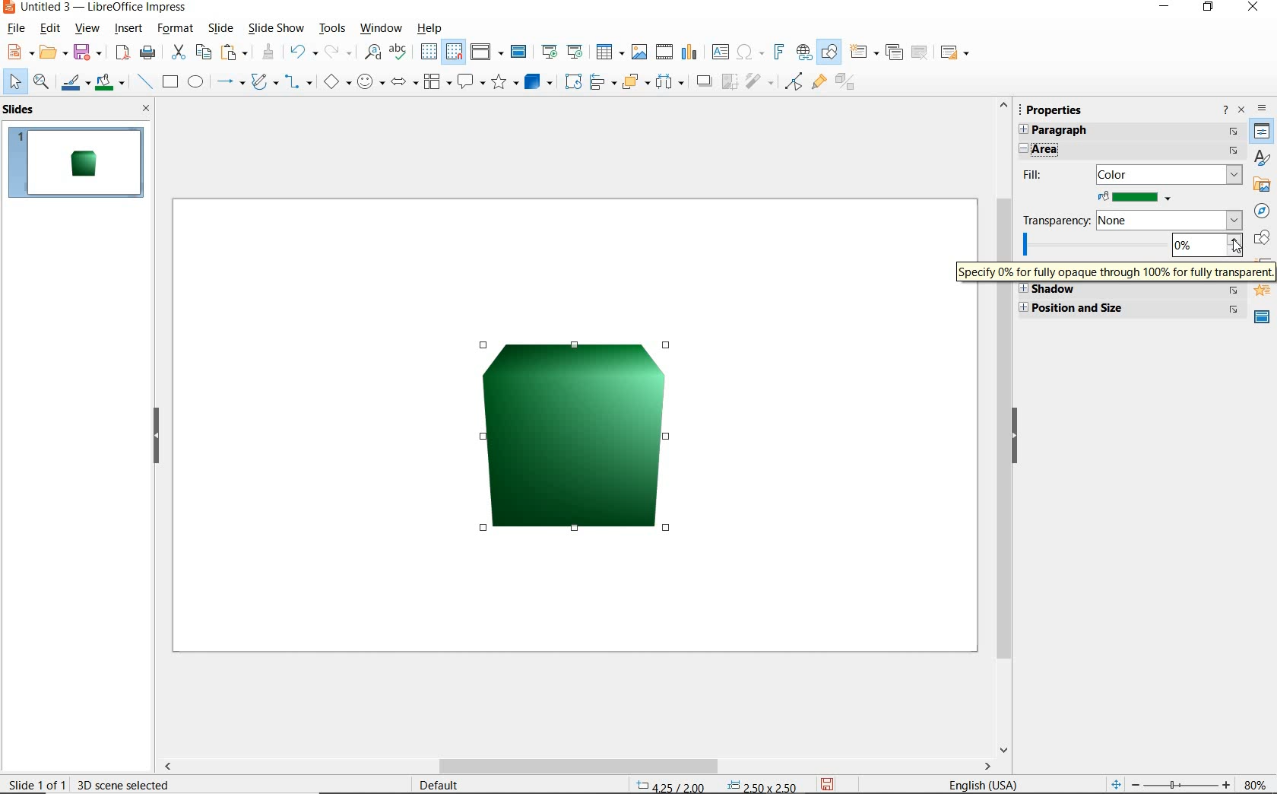  Describe the element at coordinates (74, 84) in the screenshot. I see `line color` at that location.